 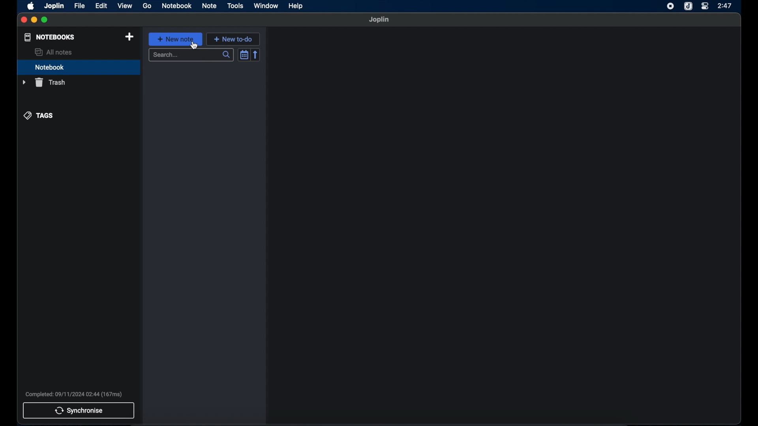 I want to click on screen recorder icon, so click(x=670, y=6).